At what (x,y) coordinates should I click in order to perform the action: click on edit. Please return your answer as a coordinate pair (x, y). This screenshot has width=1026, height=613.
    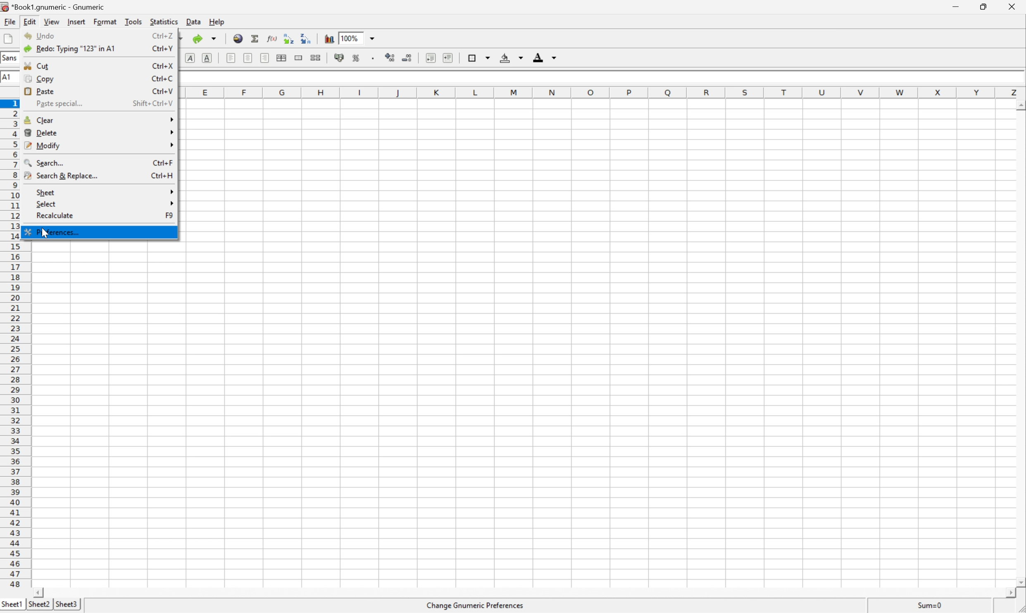
    Looking at the image, I should click on (29, 22).